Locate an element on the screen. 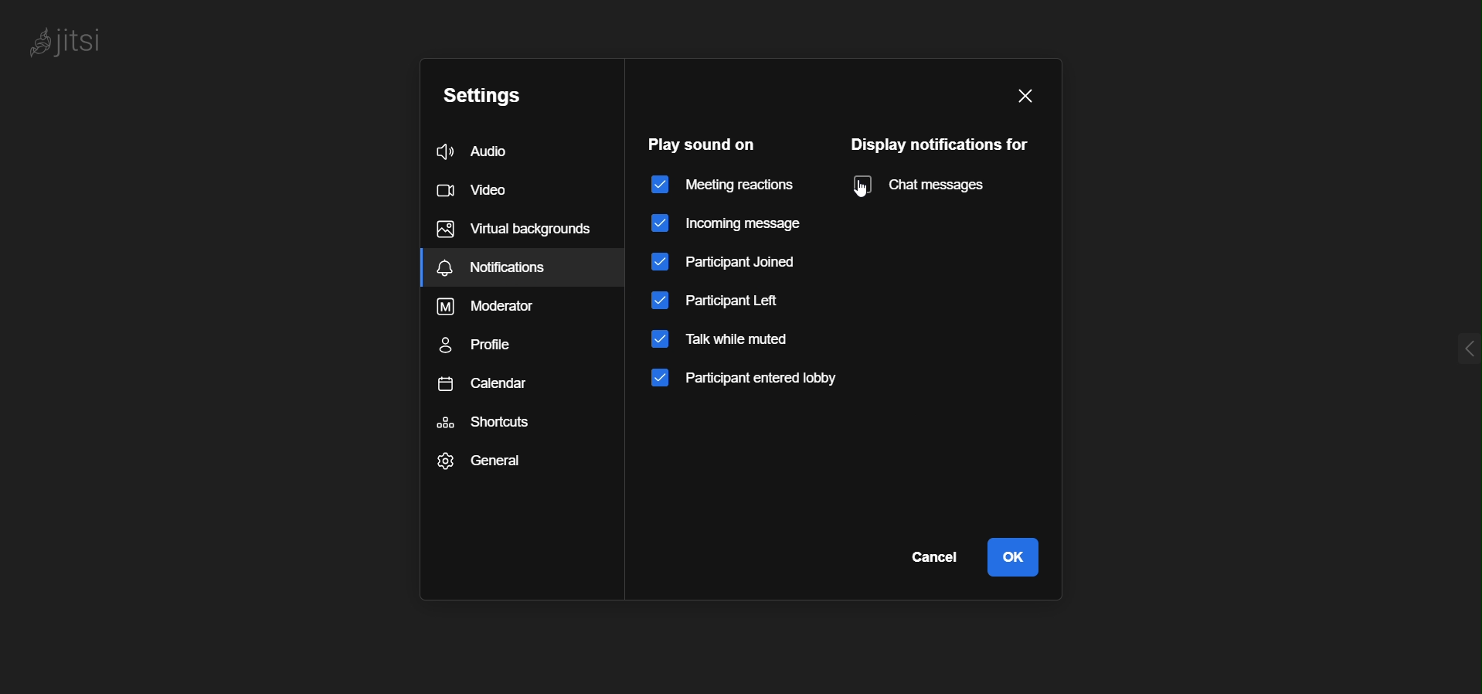  close is located at coordinates (1023, 92).